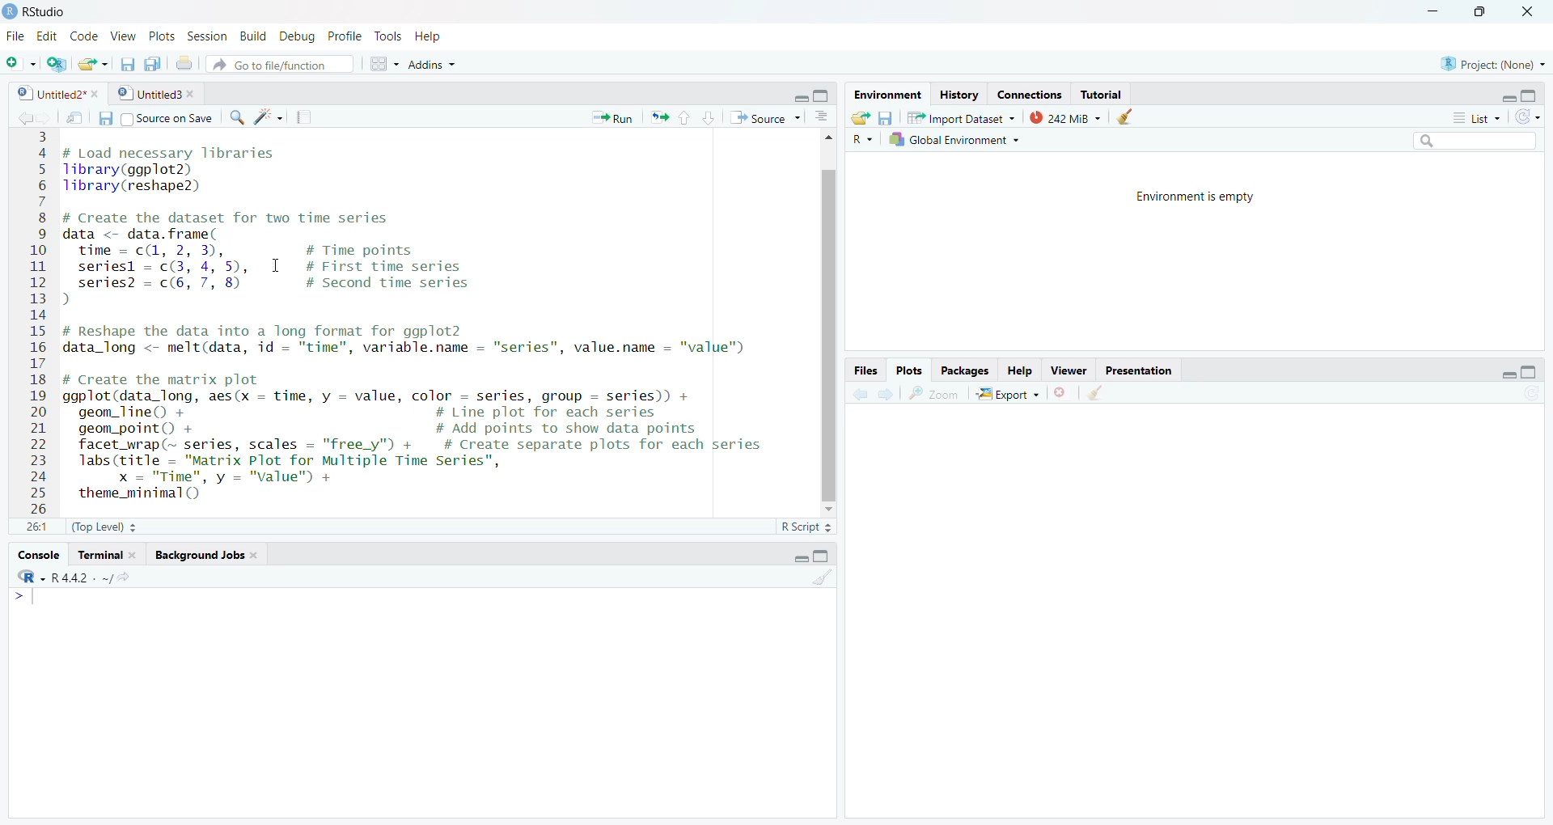 The image size is (1553, 825). I want to click on up, so click(683, 117).